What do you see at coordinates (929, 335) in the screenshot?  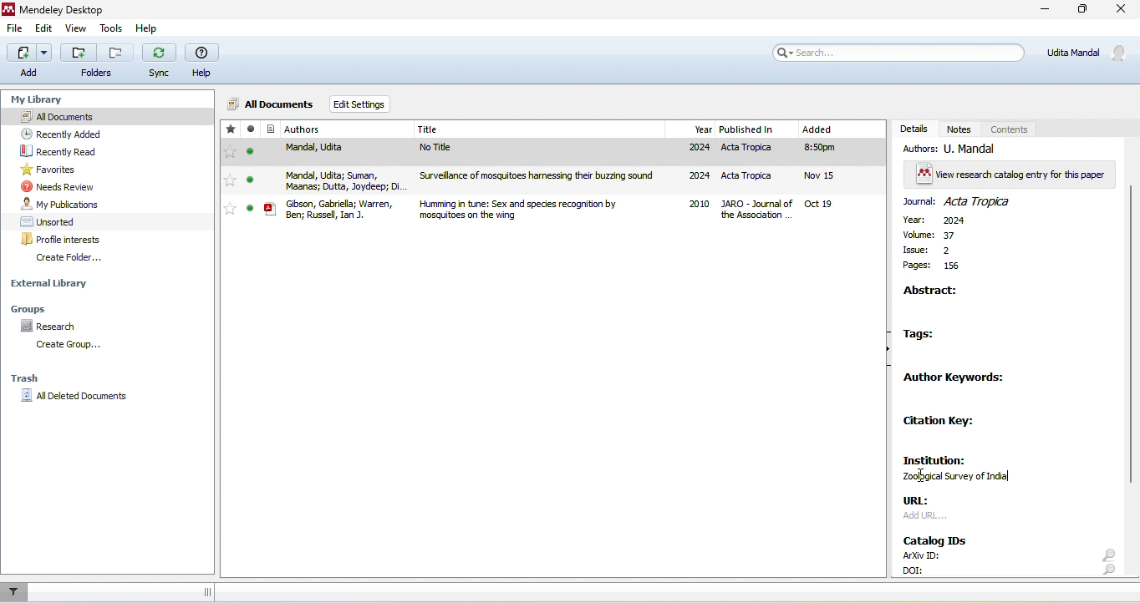 I see `tags` at bounding box center [929, 335].